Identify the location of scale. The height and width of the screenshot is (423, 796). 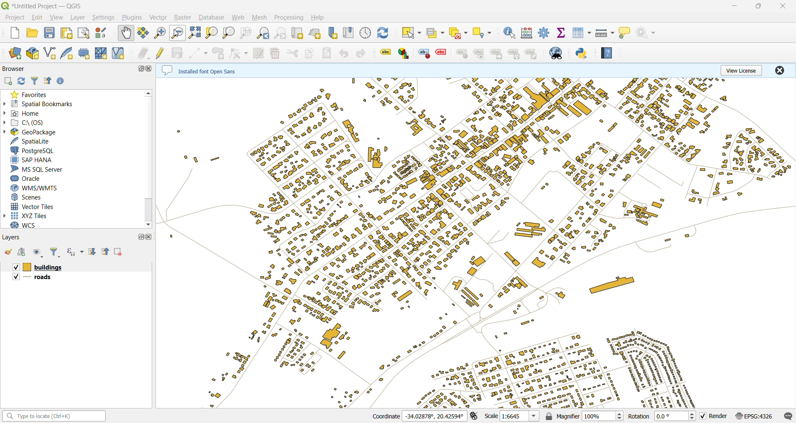
(512, 416).